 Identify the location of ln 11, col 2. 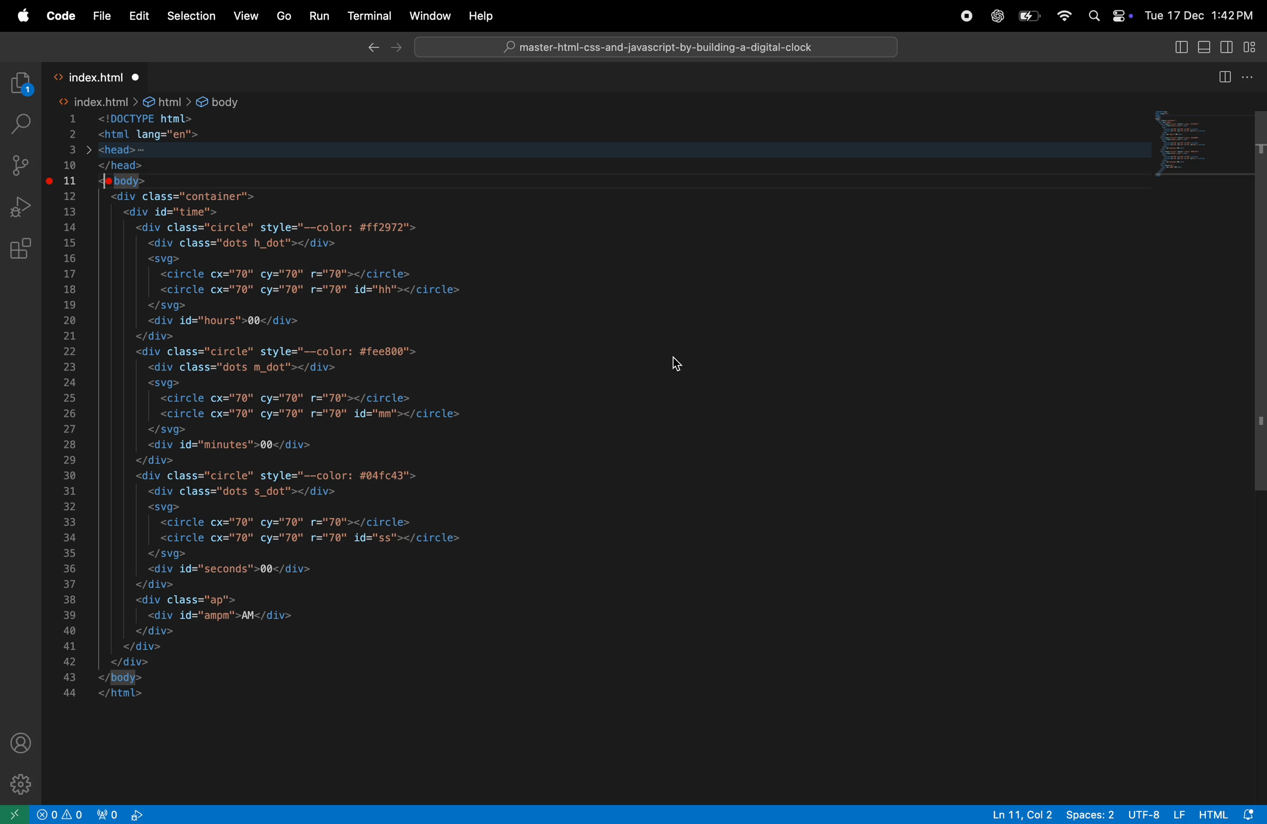
(1019, 814).